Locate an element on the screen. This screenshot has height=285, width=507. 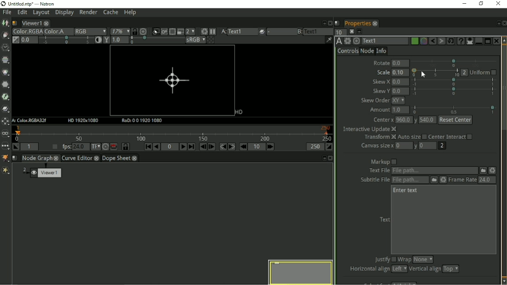
Draw is located at coordinates (5, 35).